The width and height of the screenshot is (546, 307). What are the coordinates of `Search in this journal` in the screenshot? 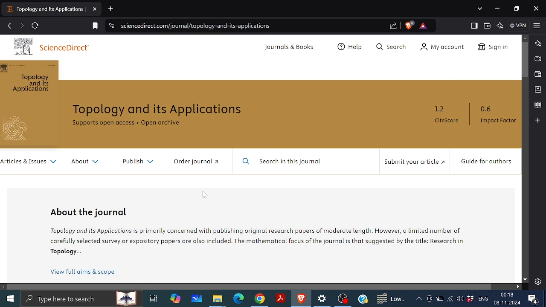 It's located at (282, 162).